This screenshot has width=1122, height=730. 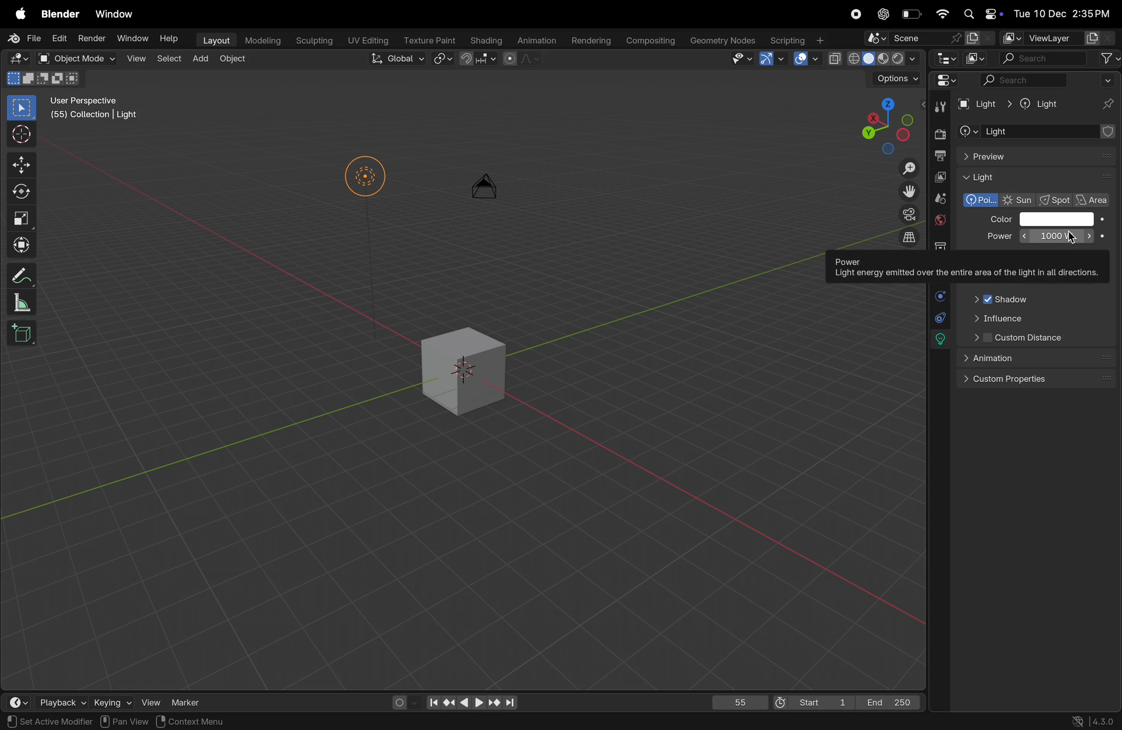 What do you see at coordinates (365, 179) in the screenshot?
I see `Lights` at bounding box center [365, 179].